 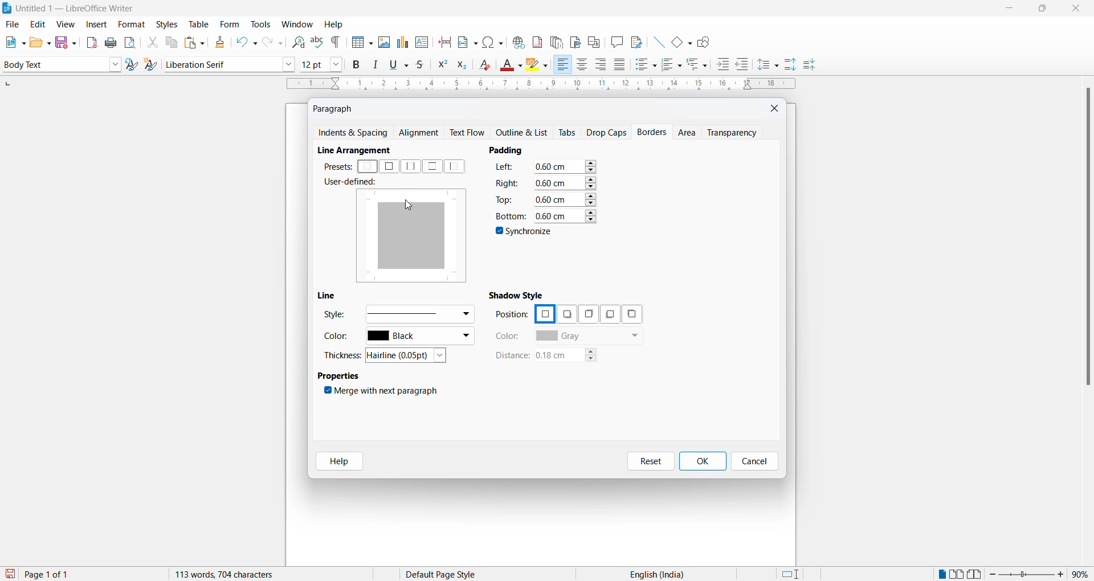 I want to click on color, so click(x=508, y=336).